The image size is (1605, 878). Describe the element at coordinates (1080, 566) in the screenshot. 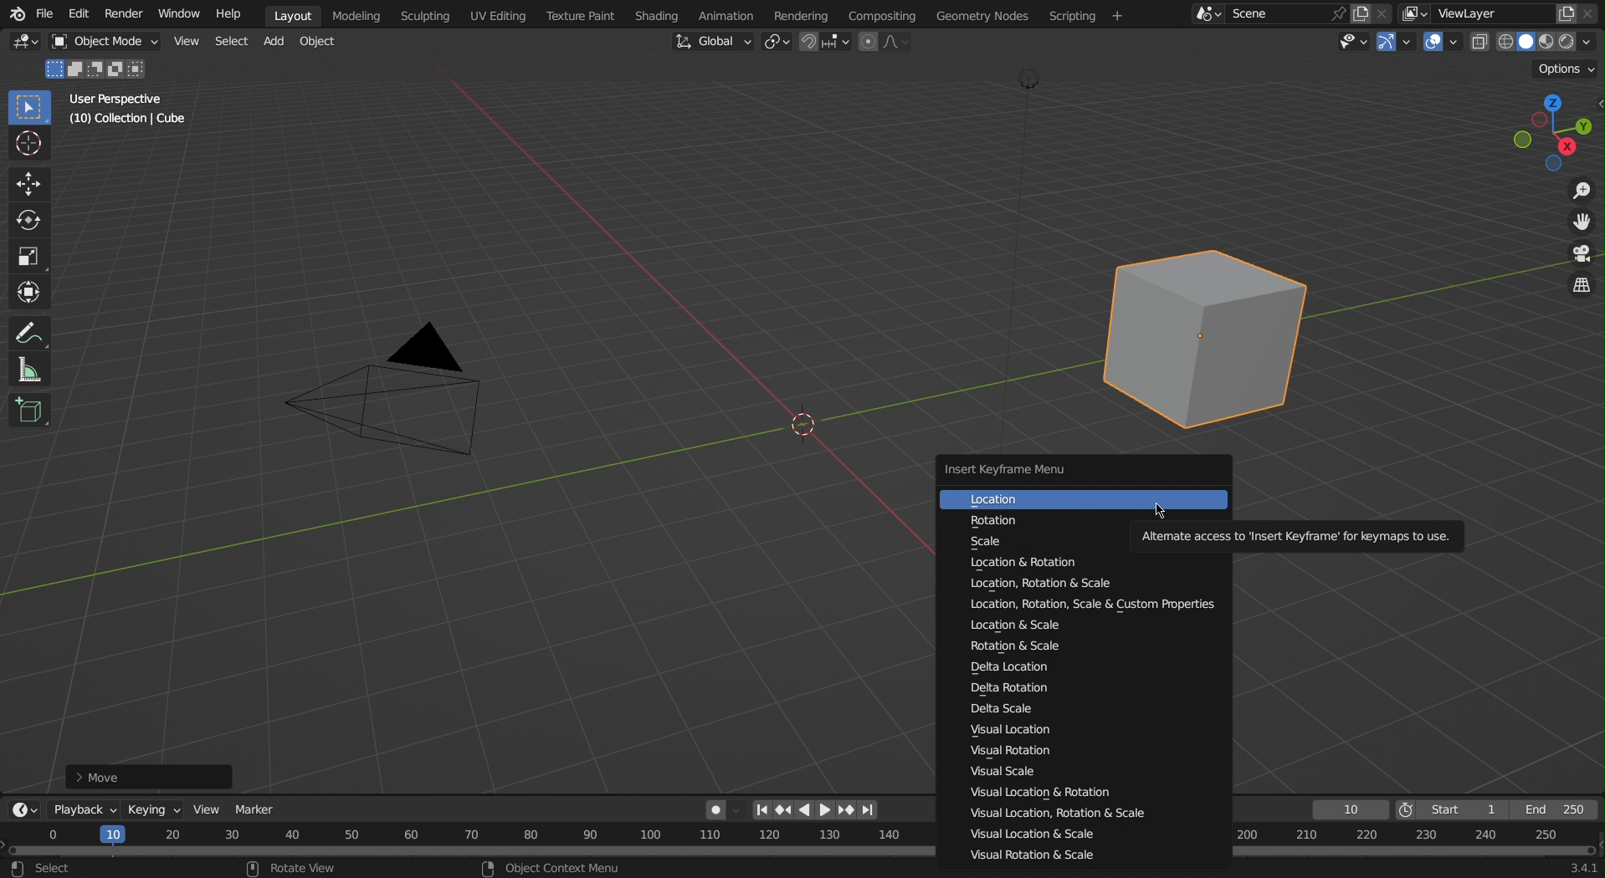

I see `Location` at that location.